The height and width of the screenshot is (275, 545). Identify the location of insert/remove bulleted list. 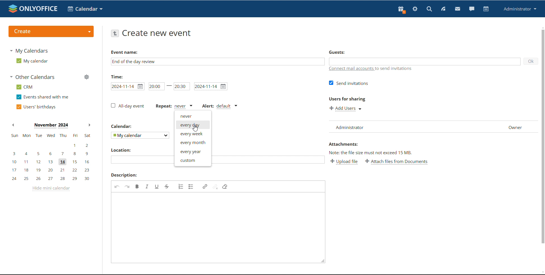
(191, 186).